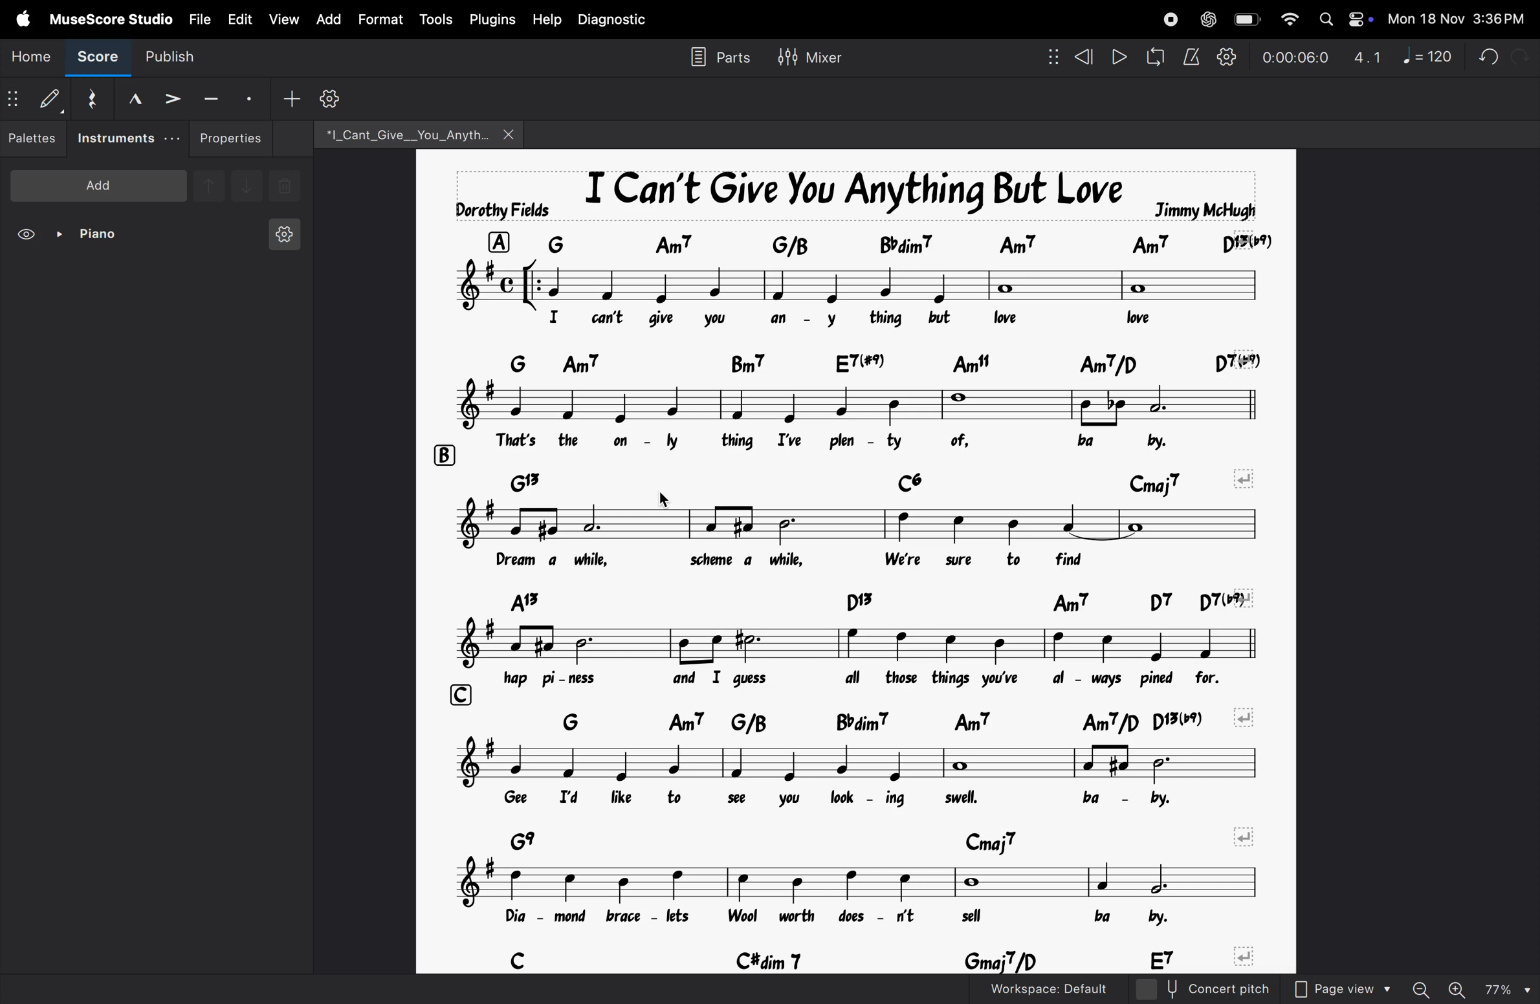 The width and height of the screenshot is (1540, 1004). Describe the element at coordinates (1072, 58) in the screenshot. I see `rewind` at that location.